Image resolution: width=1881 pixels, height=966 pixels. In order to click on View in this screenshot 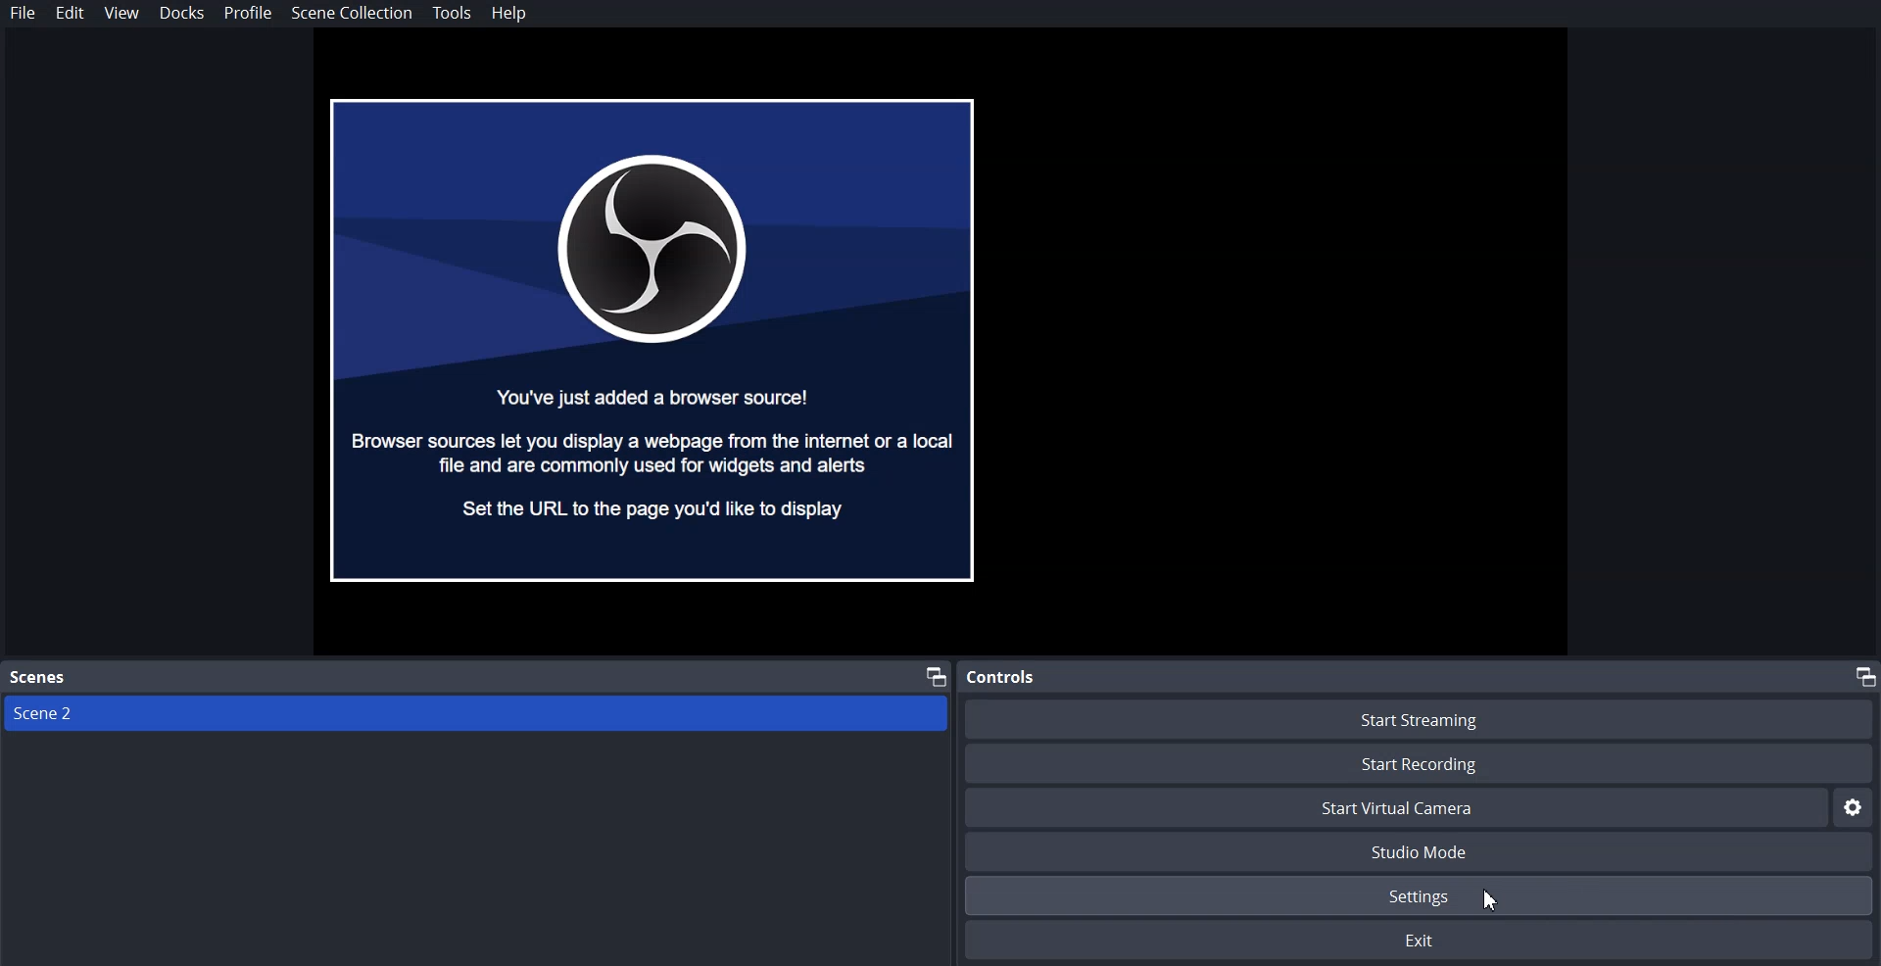, I will do `click(121, 13)`.